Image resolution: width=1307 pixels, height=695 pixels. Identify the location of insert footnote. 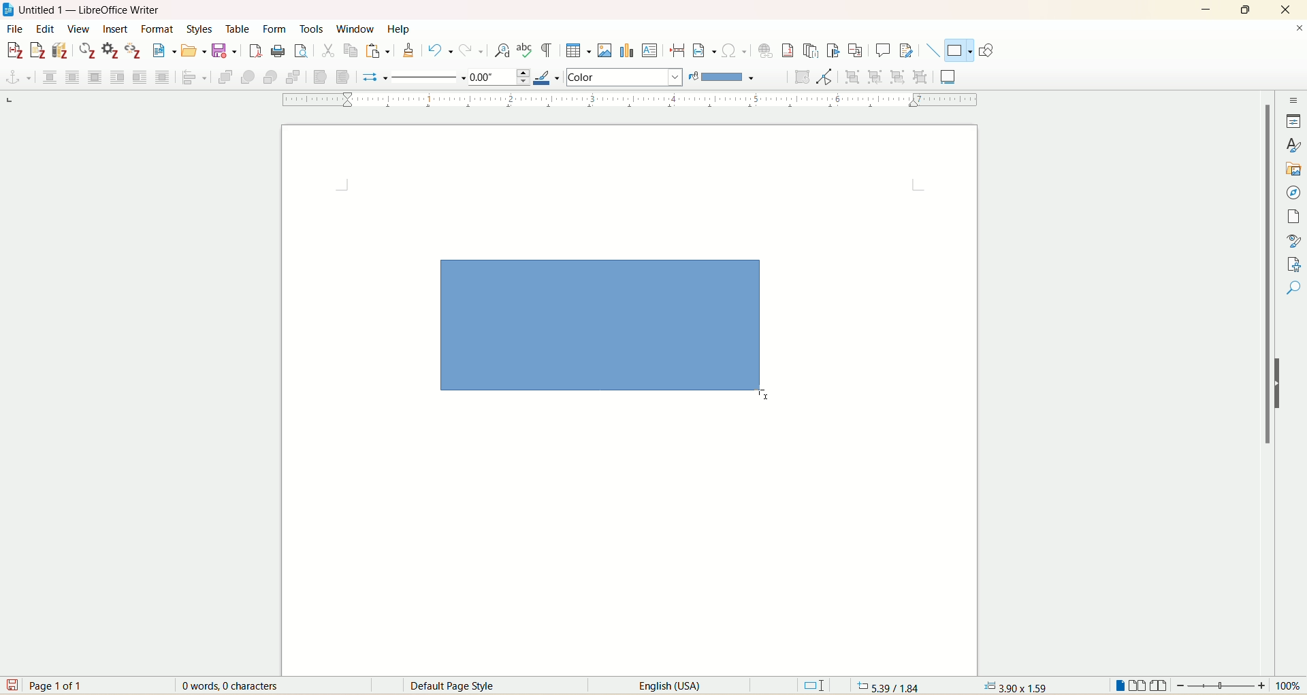
(792, 50).